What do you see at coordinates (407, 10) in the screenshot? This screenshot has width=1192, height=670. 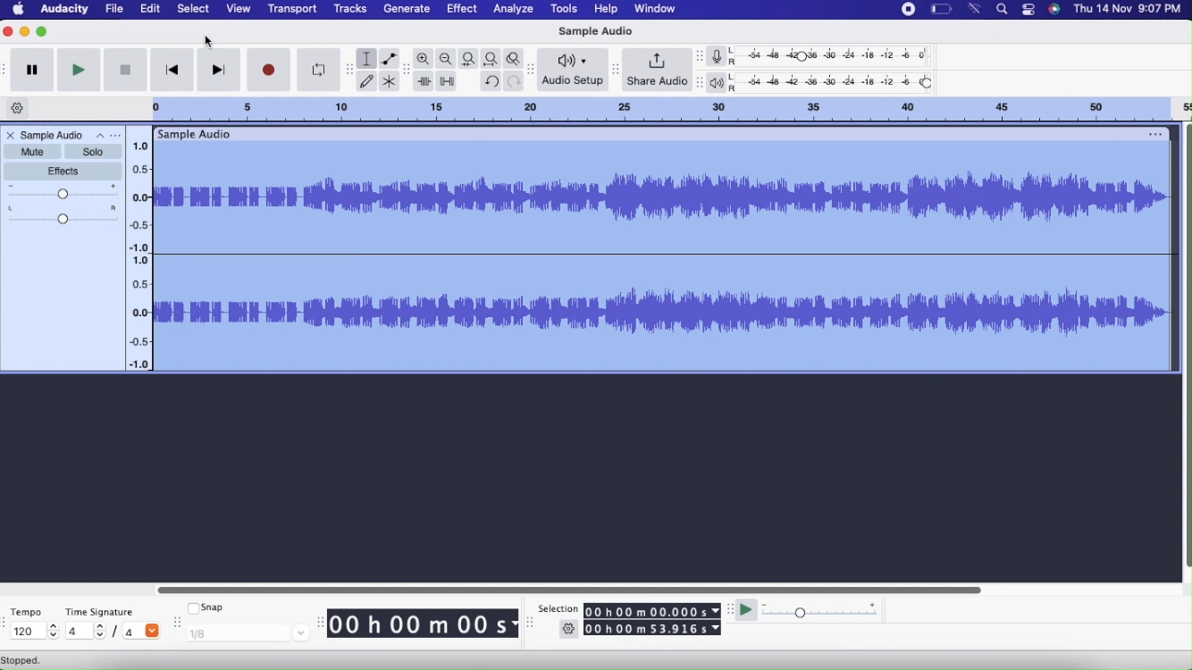 I see `Generate` at bounding box center [407, 10].